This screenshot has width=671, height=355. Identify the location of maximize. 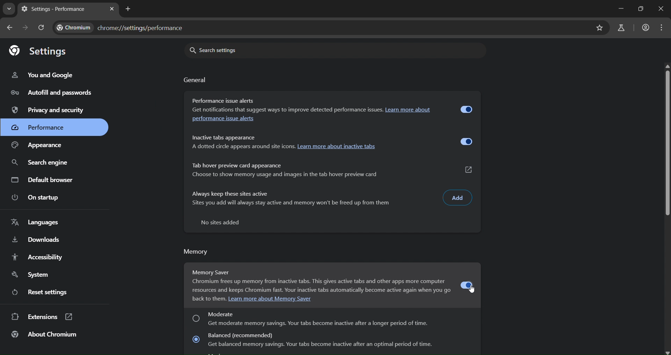
(641, 9).